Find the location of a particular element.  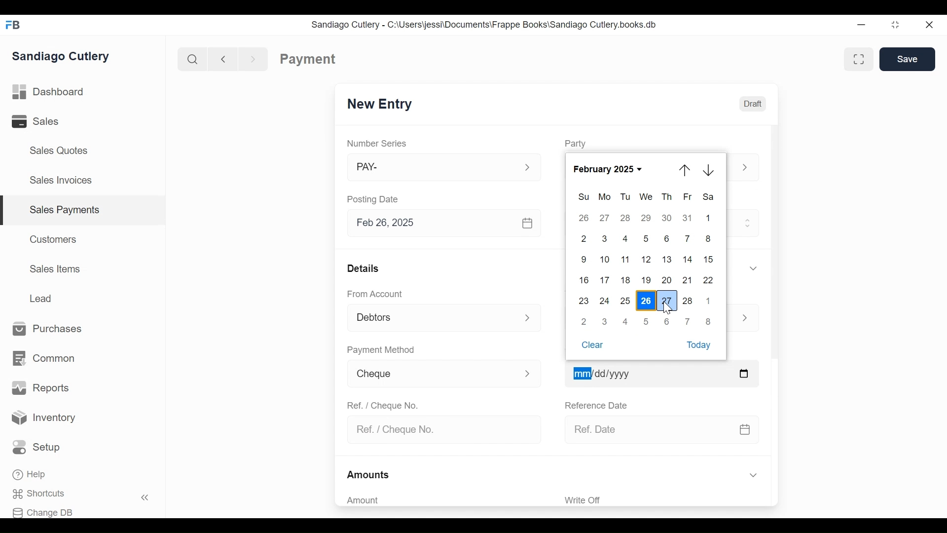

11 is located at coordinates (626, 260).